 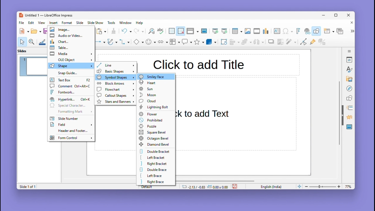 What do you see at coordinates (45, 16) in the screenshot?
I see `File name` at bounding box center [45, 16].